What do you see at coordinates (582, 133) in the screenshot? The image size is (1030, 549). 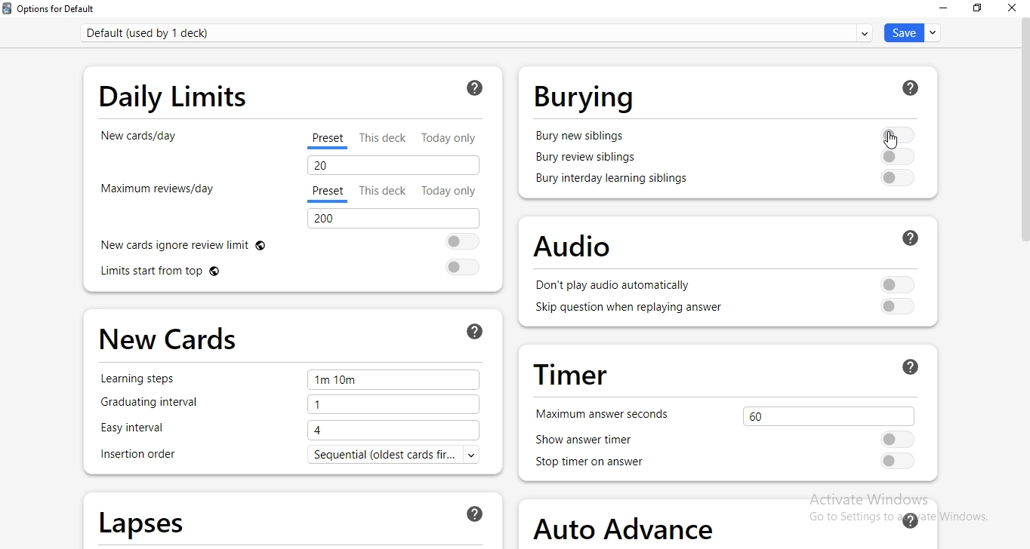 I see `bury new siblings` at bounding box center [582, 133].